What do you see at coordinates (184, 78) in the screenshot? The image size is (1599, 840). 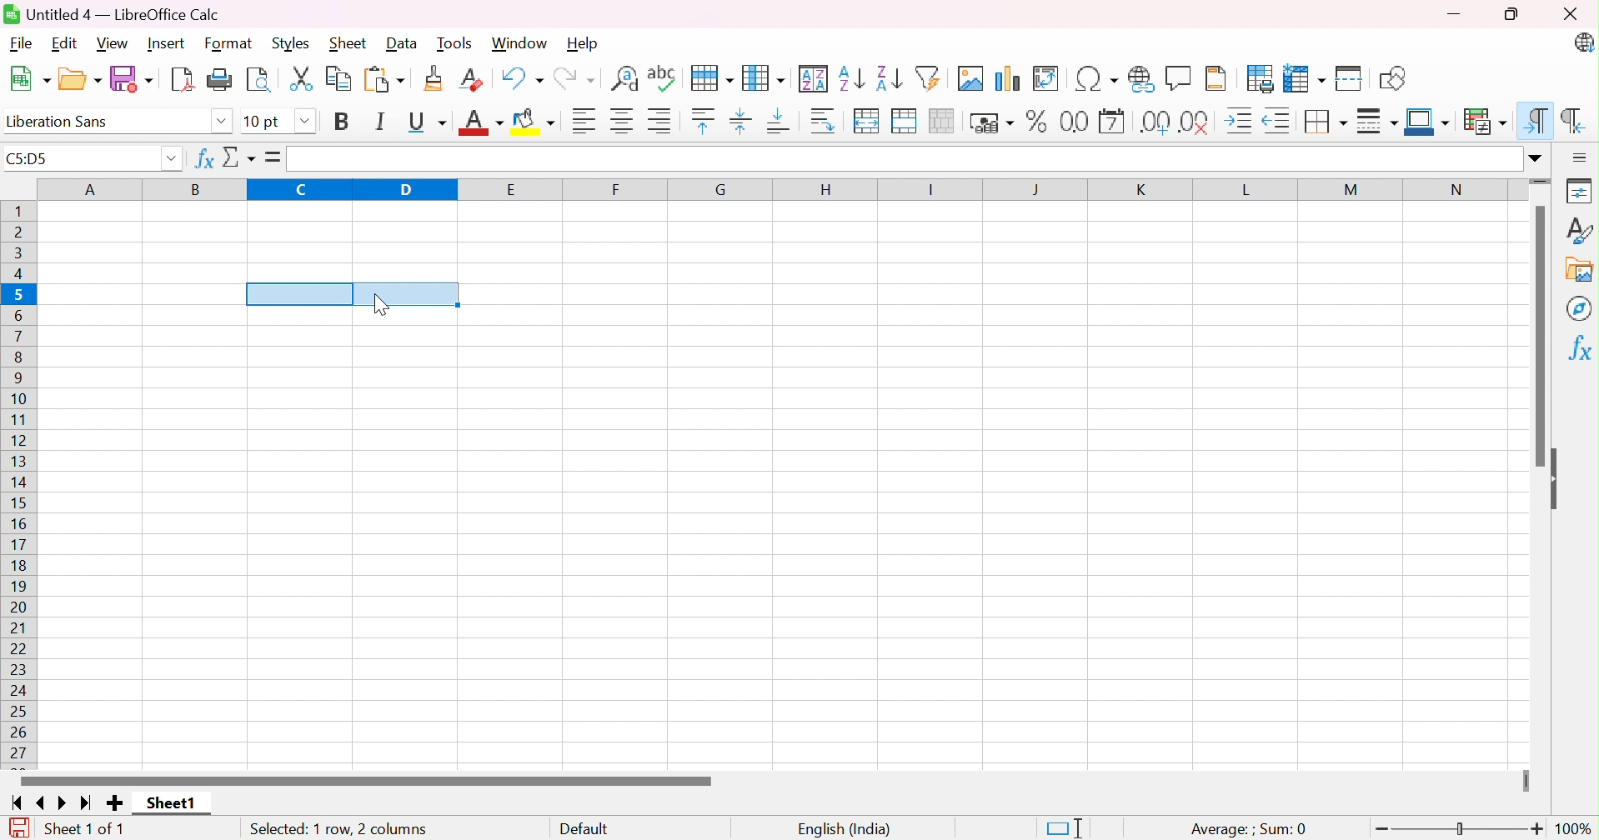 I see `Export as PDF` at bounding box center [184, 78].